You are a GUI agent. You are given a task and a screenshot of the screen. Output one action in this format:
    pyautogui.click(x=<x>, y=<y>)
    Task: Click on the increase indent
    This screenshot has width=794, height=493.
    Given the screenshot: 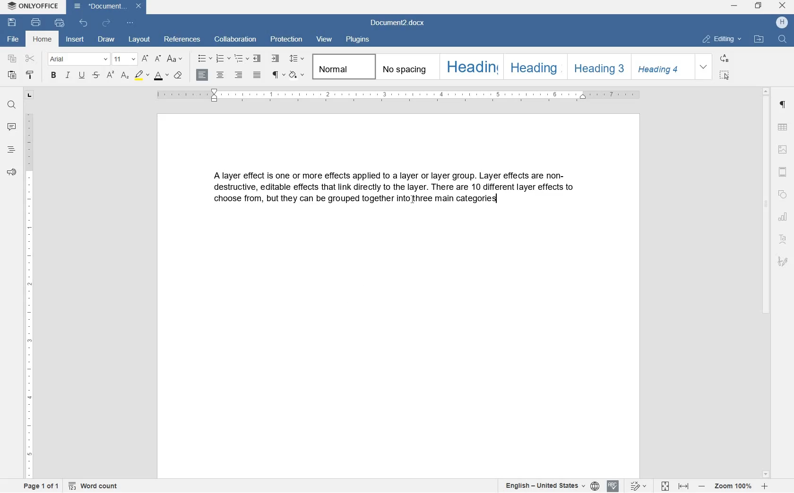 What is the action you would take?
    pyautogui.click(x=276, y=58)
    